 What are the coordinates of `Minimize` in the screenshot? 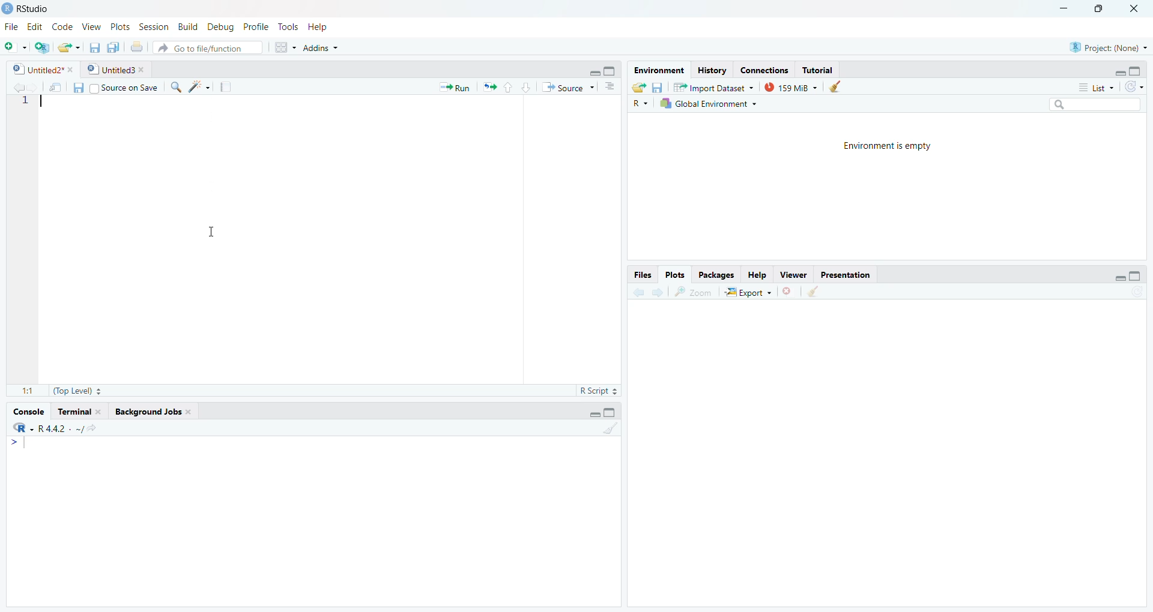 It's located at (1113, 277).